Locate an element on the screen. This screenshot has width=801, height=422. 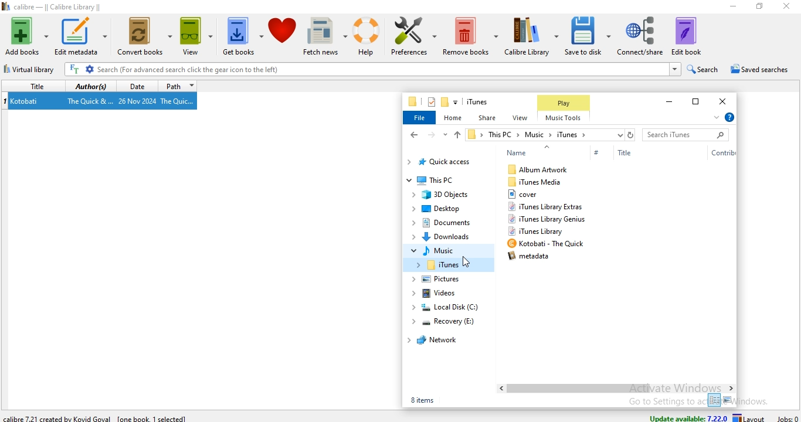
calibre - || Calibre Library || is located at coordinates (57, 6).